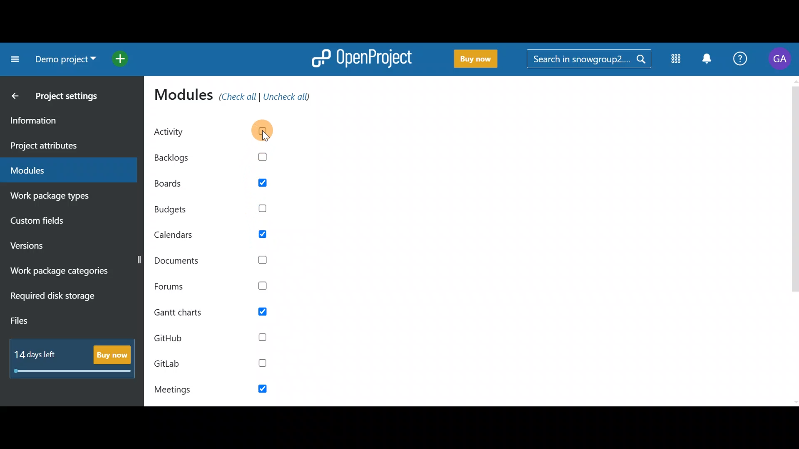 This screenshot has height=449, width=799. Describe the element at coordinates (66, 146) in the screenshot. I see `Project attributes` at that location.